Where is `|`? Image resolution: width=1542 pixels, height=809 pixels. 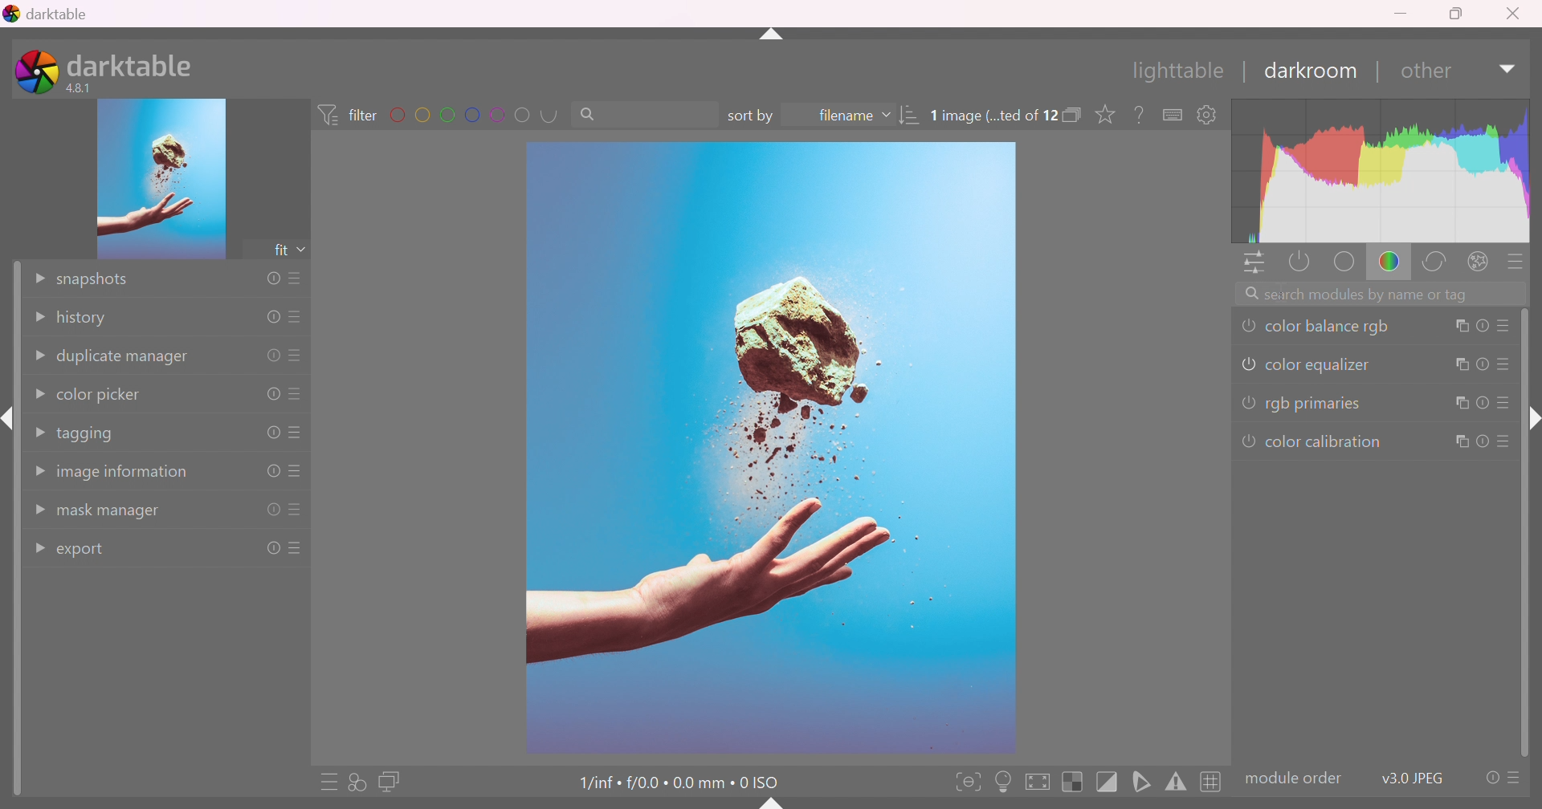 | is located at coordinates (1381, 71).